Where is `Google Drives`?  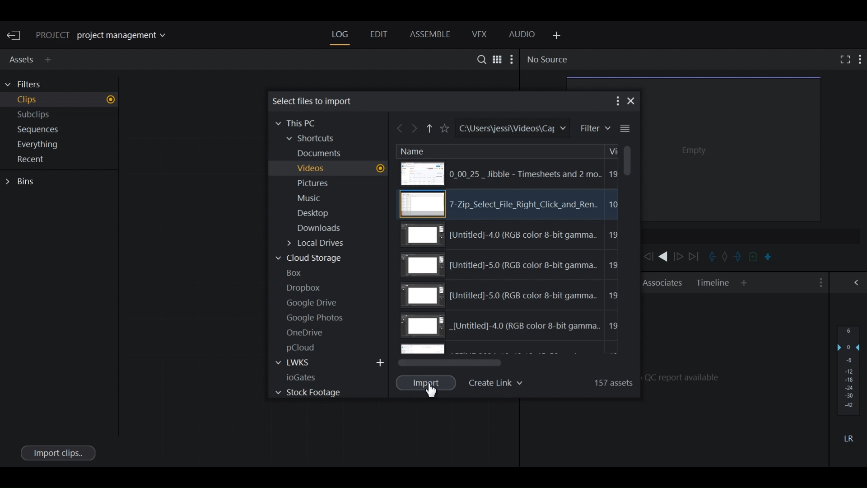 Google Drives is located at coordinates (313, 303).